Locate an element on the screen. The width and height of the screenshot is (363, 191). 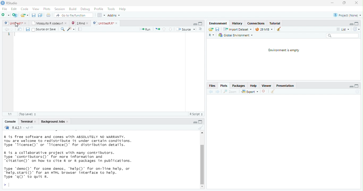
Background Jobs is located at coordinates (52, 121).